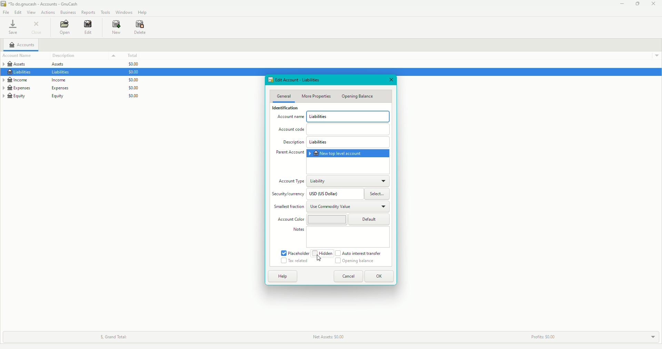 The width and height of the screenshot is (662, 349). I want to click on More Properties, so click(317, 96).